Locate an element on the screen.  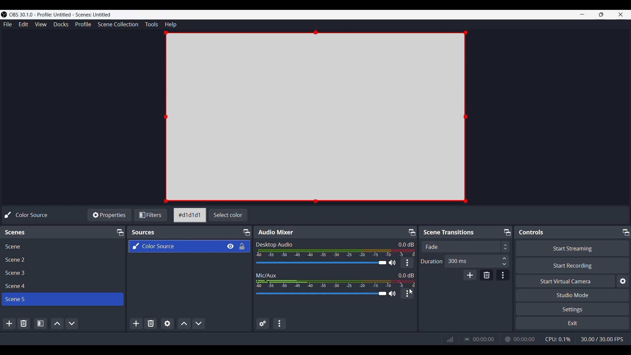
Audio Mixer Menu is located at coordinates (280, 323).